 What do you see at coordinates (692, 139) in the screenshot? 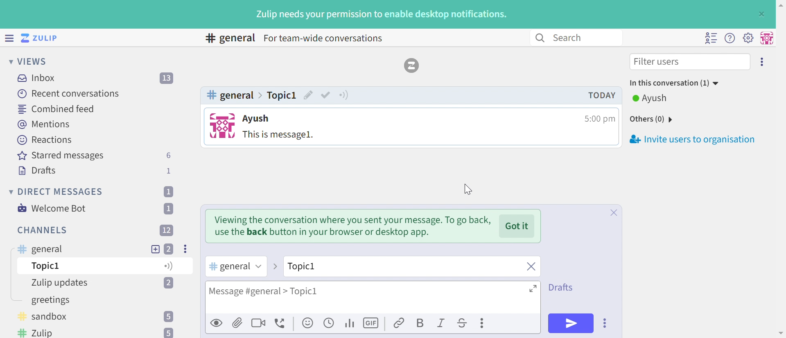
I see `Invite users to organisation` at bounding box center [692, 139].